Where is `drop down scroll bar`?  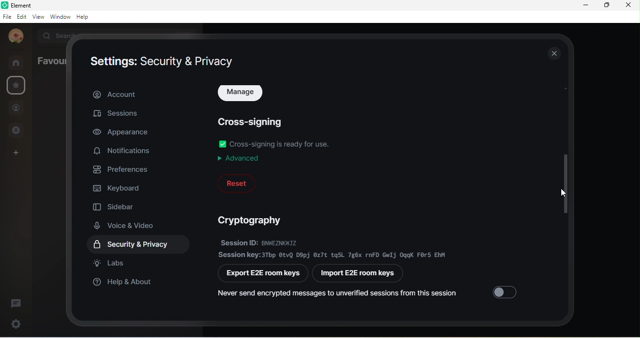 drop down scroll bar is located at coordinates (564, 183).